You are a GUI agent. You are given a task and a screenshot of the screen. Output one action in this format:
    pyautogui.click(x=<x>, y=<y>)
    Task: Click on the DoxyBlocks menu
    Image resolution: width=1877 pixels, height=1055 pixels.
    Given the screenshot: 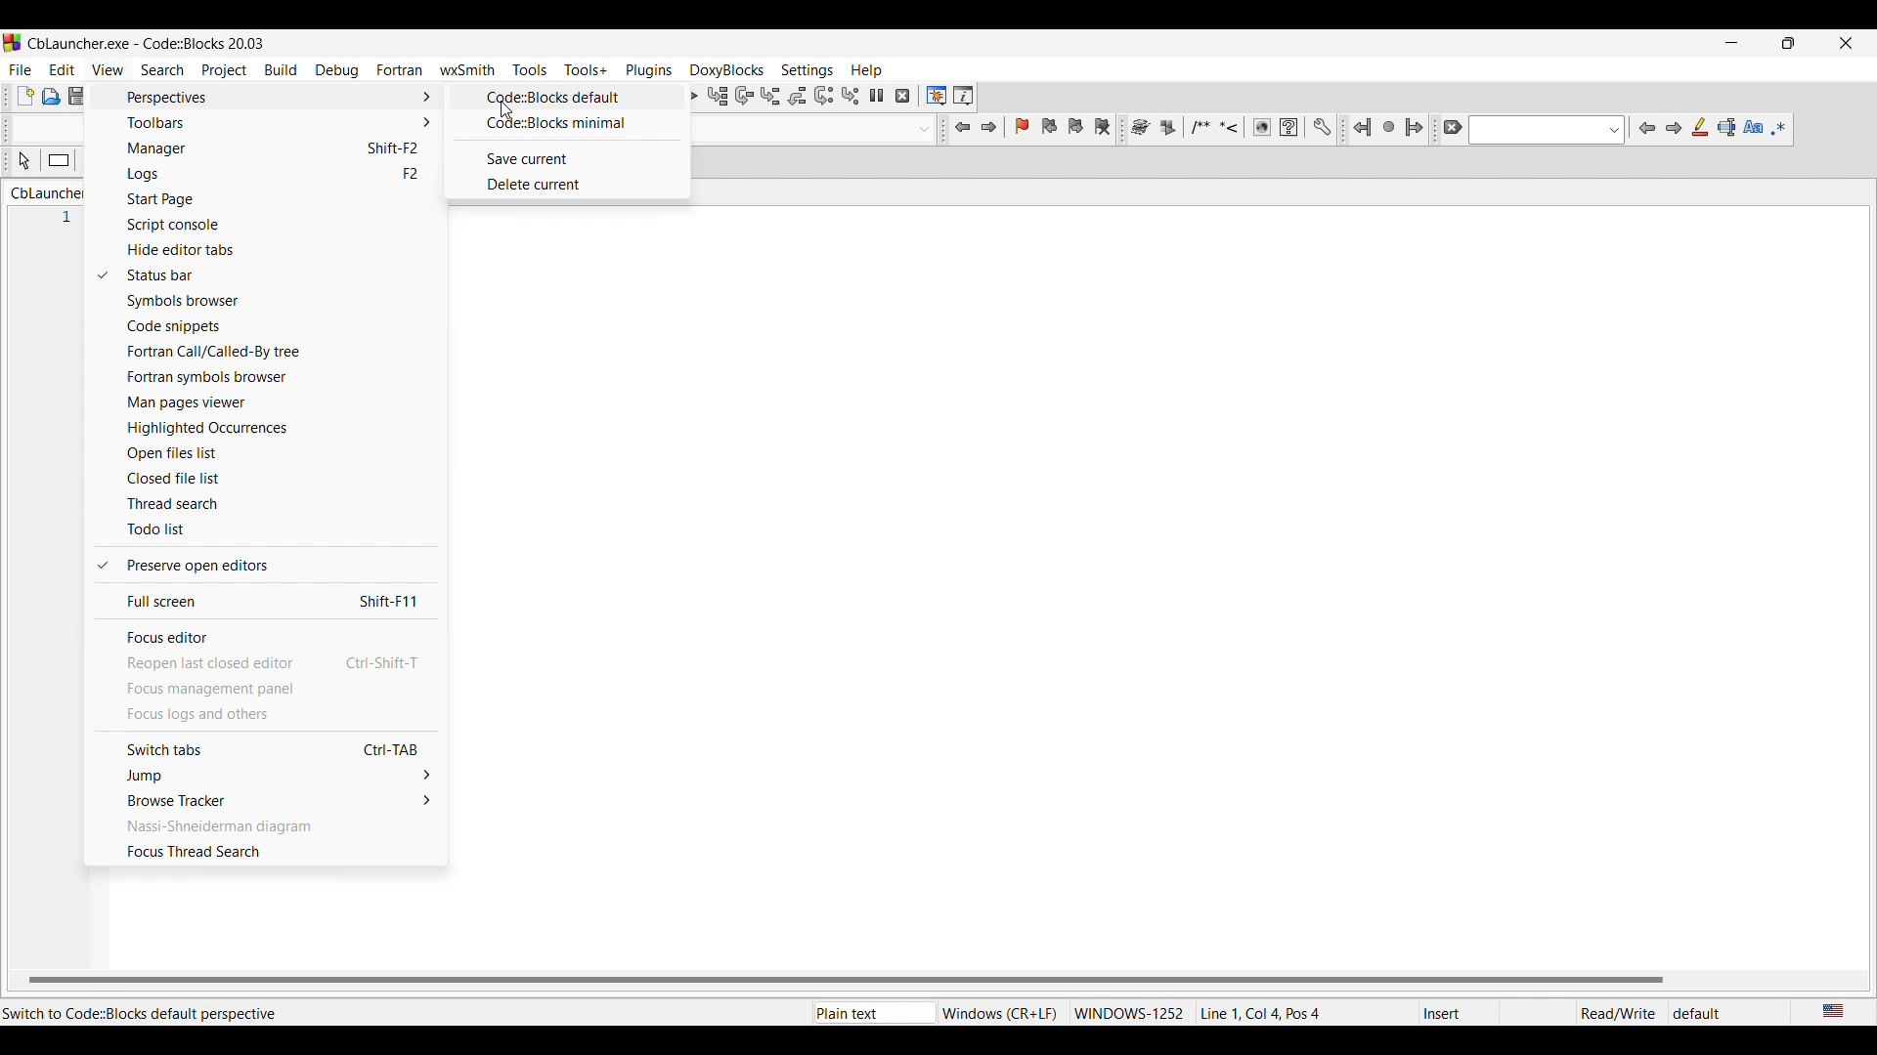 What is the action you would take?
    pyautogui.click(x=727, y=71)
    